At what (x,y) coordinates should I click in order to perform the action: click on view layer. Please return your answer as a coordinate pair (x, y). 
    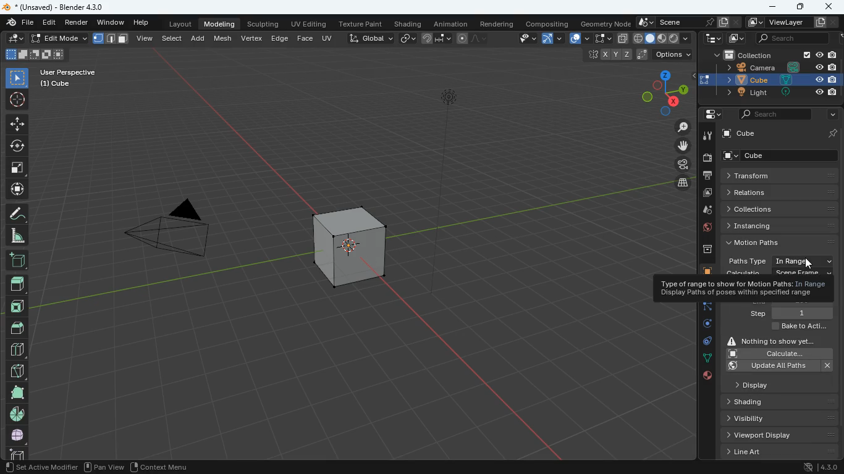
    Looking at the image, I should click on (794, 22).